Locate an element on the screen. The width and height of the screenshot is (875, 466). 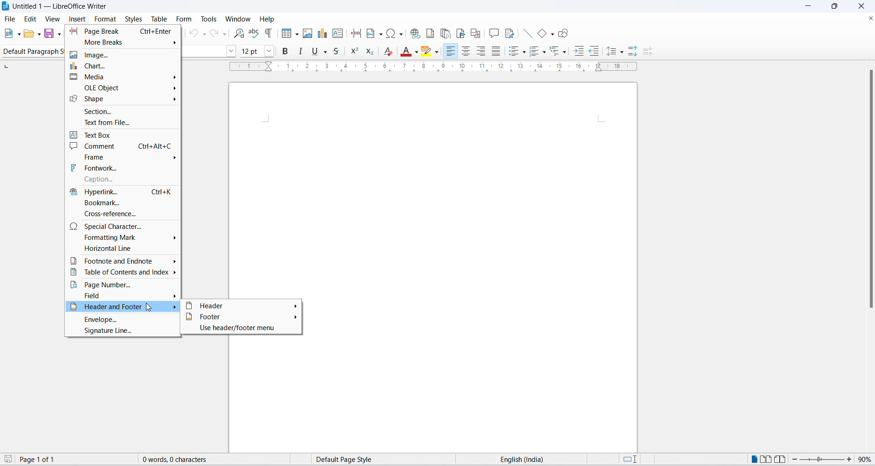
format is located at coordinates (106, 19).